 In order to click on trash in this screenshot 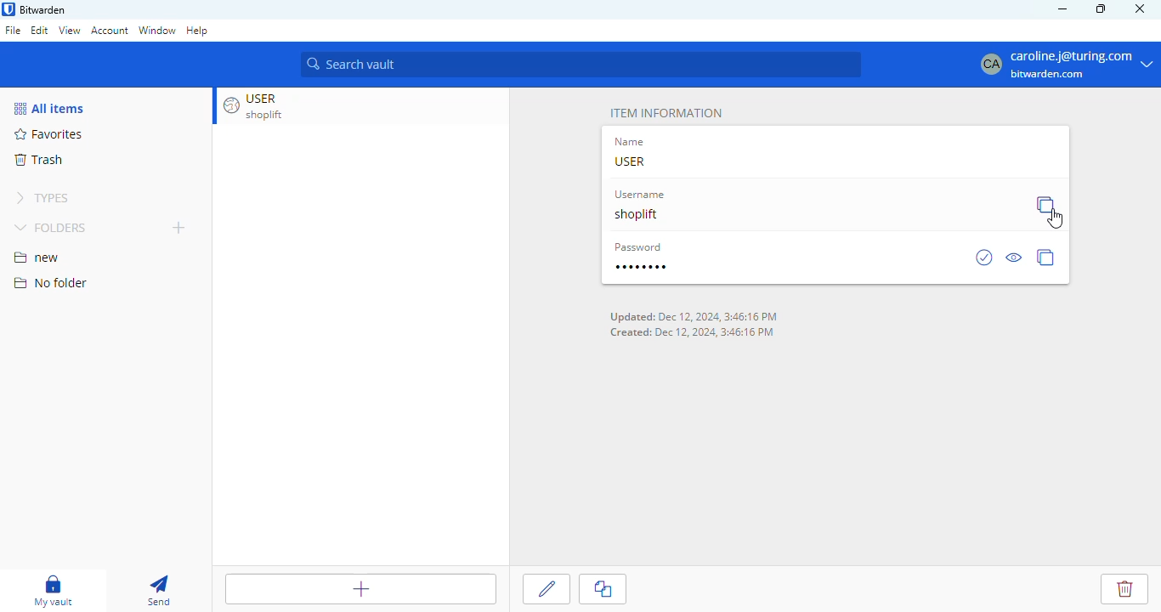, I will do `click(39, 159)`.